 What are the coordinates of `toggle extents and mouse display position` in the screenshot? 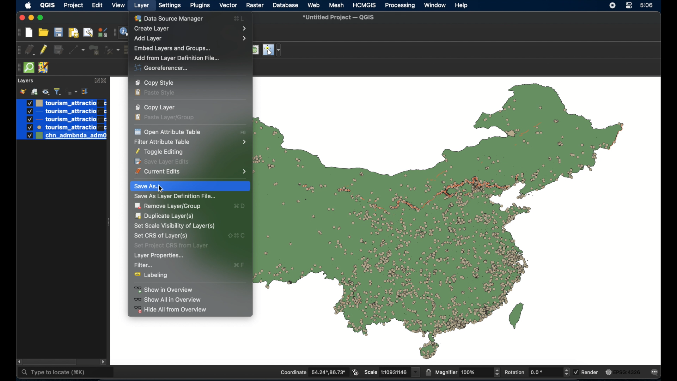 It's located at (356, 373).